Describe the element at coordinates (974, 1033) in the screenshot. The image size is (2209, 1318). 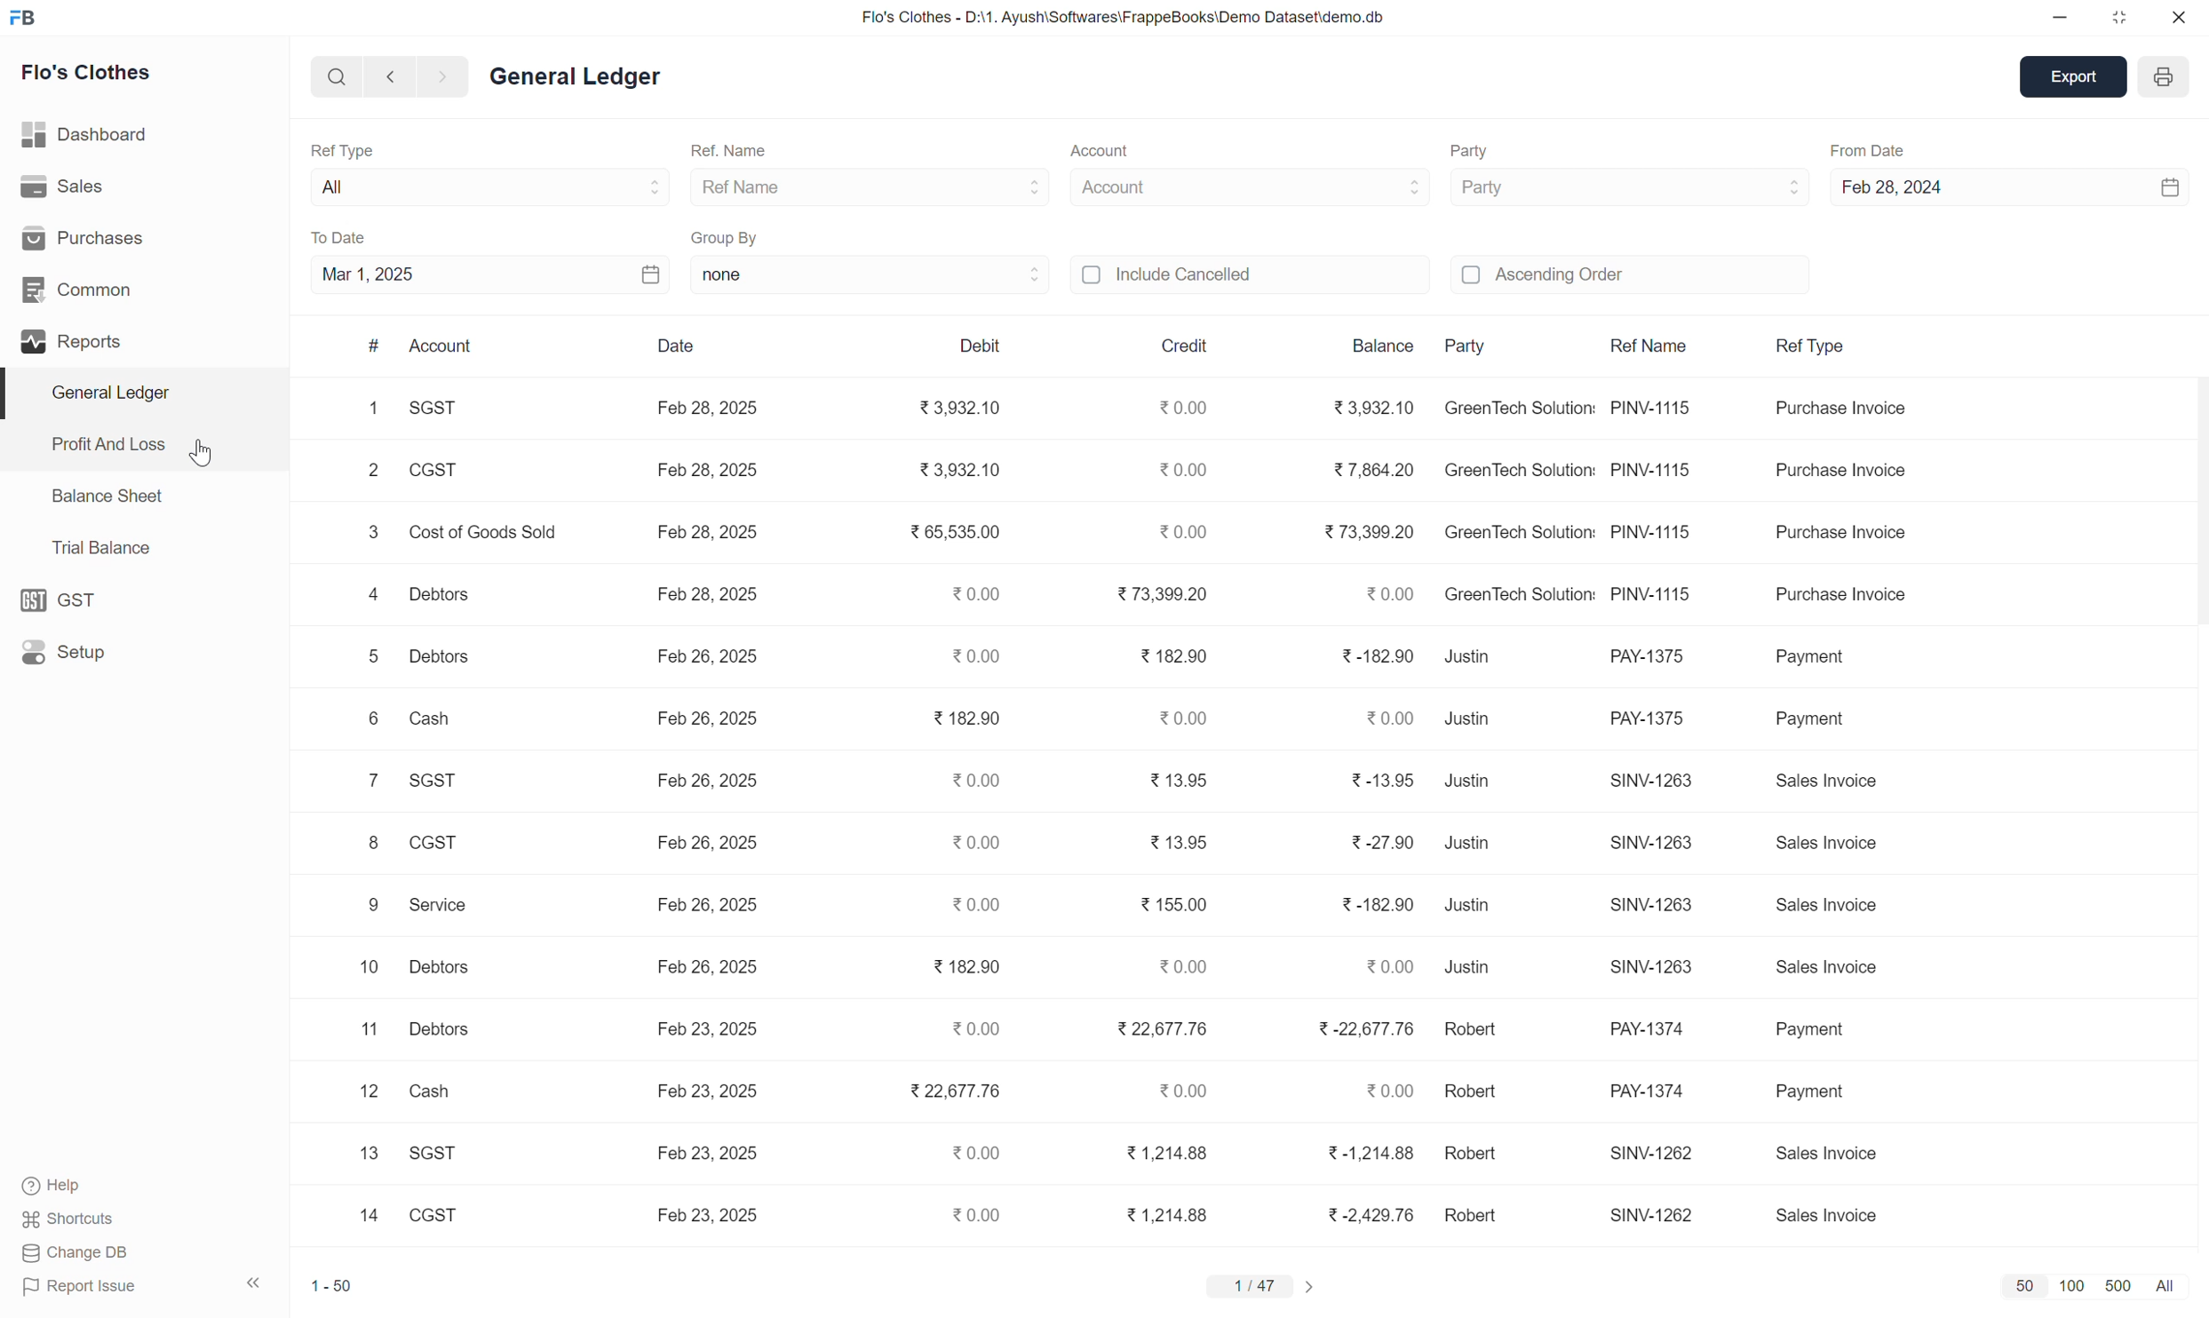
I see `₹0.00` at that location.